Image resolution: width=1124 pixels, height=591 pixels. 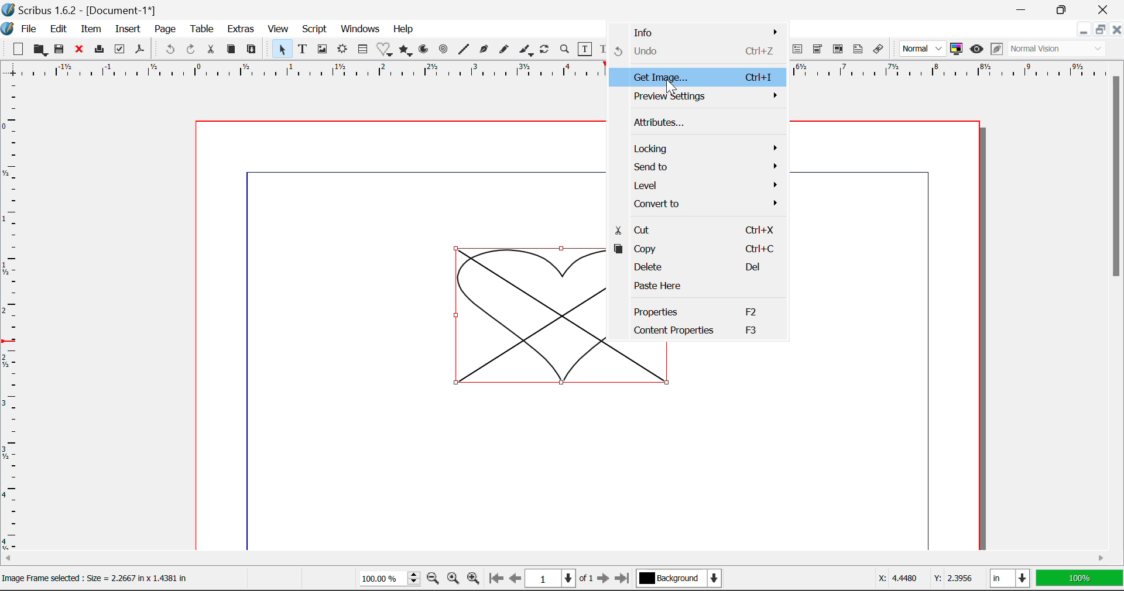 What do you see at coordinates (697, 310) in the screenshot?
I see `Properties` at bounding box center [697, 310].